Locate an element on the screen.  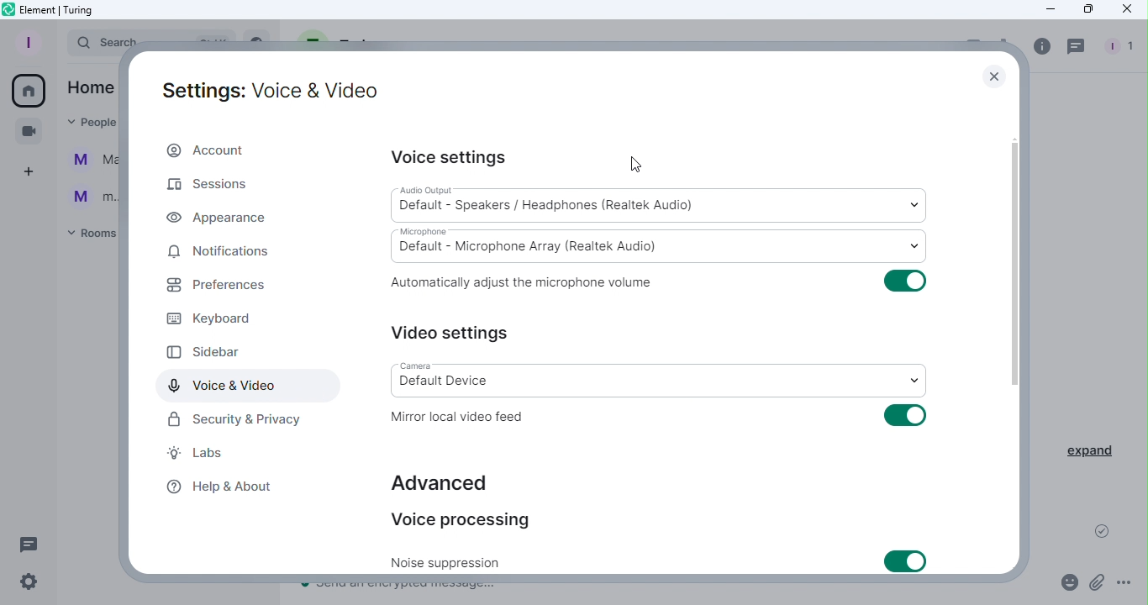
More options is located at coordinates (1127, 586).